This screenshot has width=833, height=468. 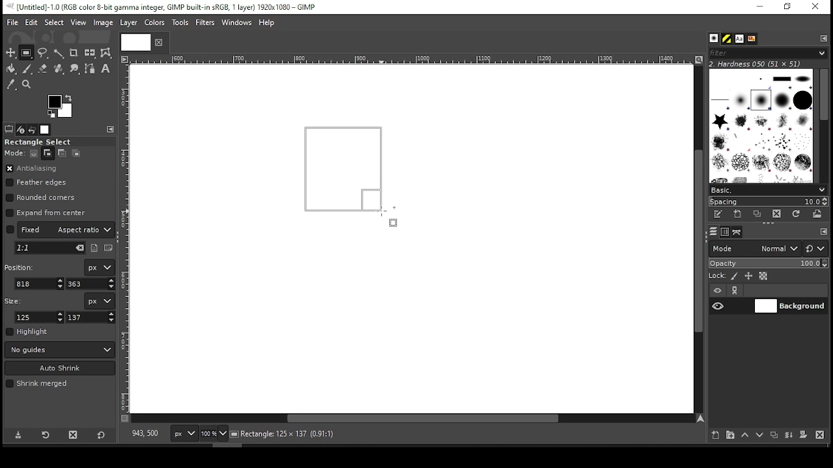 I want to click on units, so click(x=99, y=301).